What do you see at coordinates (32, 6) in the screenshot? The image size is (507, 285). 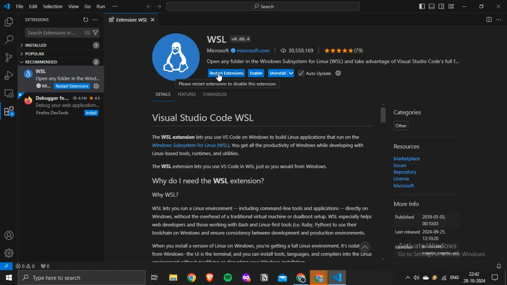 I see `Edit` at bounding box center [32, 6].